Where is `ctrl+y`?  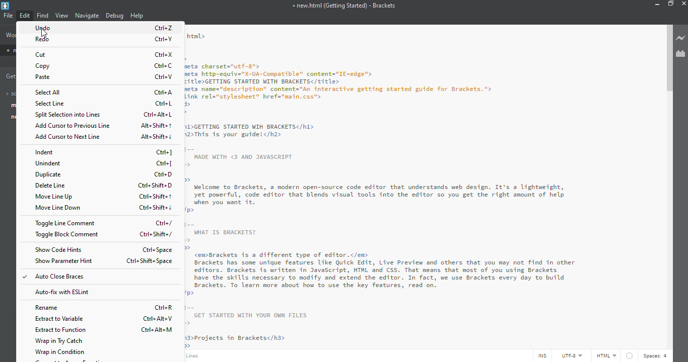 ctrl+y is located at coordinates (164, 39).